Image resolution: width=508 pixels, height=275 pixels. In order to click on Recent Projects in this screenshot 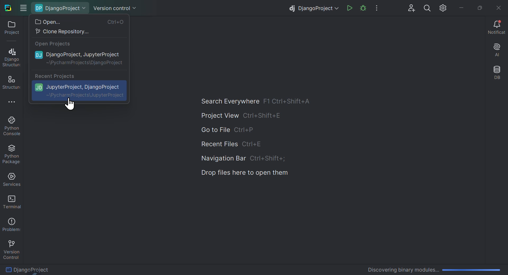, I will do `click(75, 74)`.